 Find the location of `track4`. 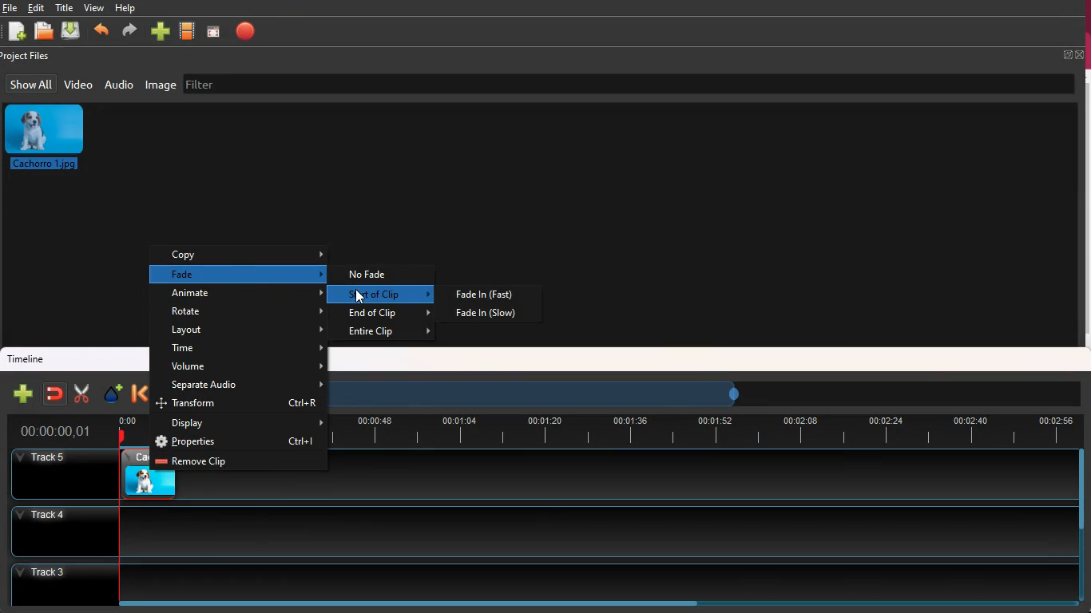

track4 is located at coordinates (523, 529).